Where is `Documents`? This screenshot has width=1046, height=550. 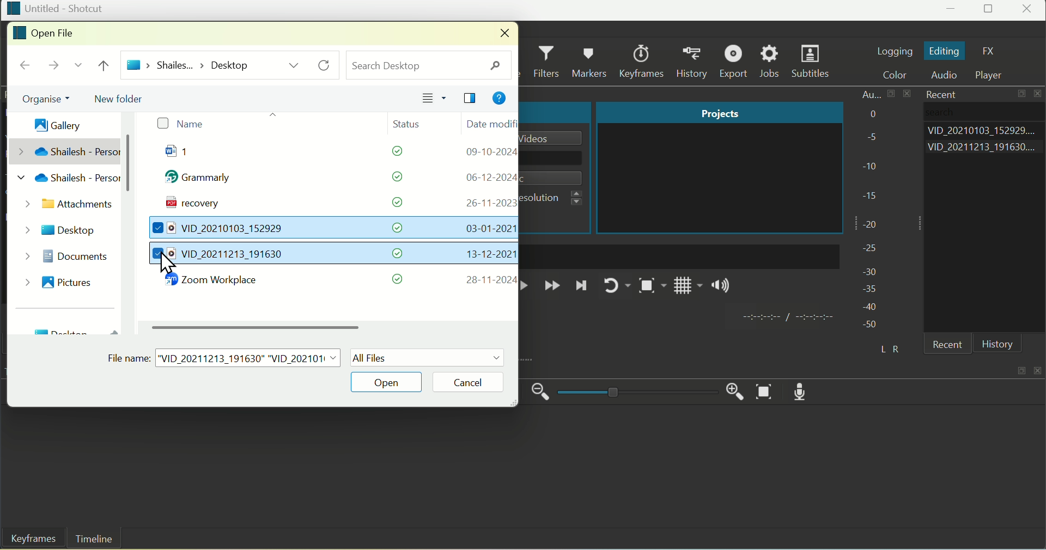 Documents is located at coordinates (65, 254).